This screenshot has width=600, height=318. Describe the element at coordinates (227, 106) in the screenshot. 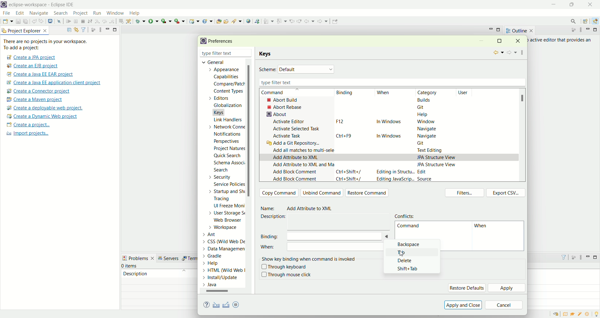

I see `globalization` at that location.